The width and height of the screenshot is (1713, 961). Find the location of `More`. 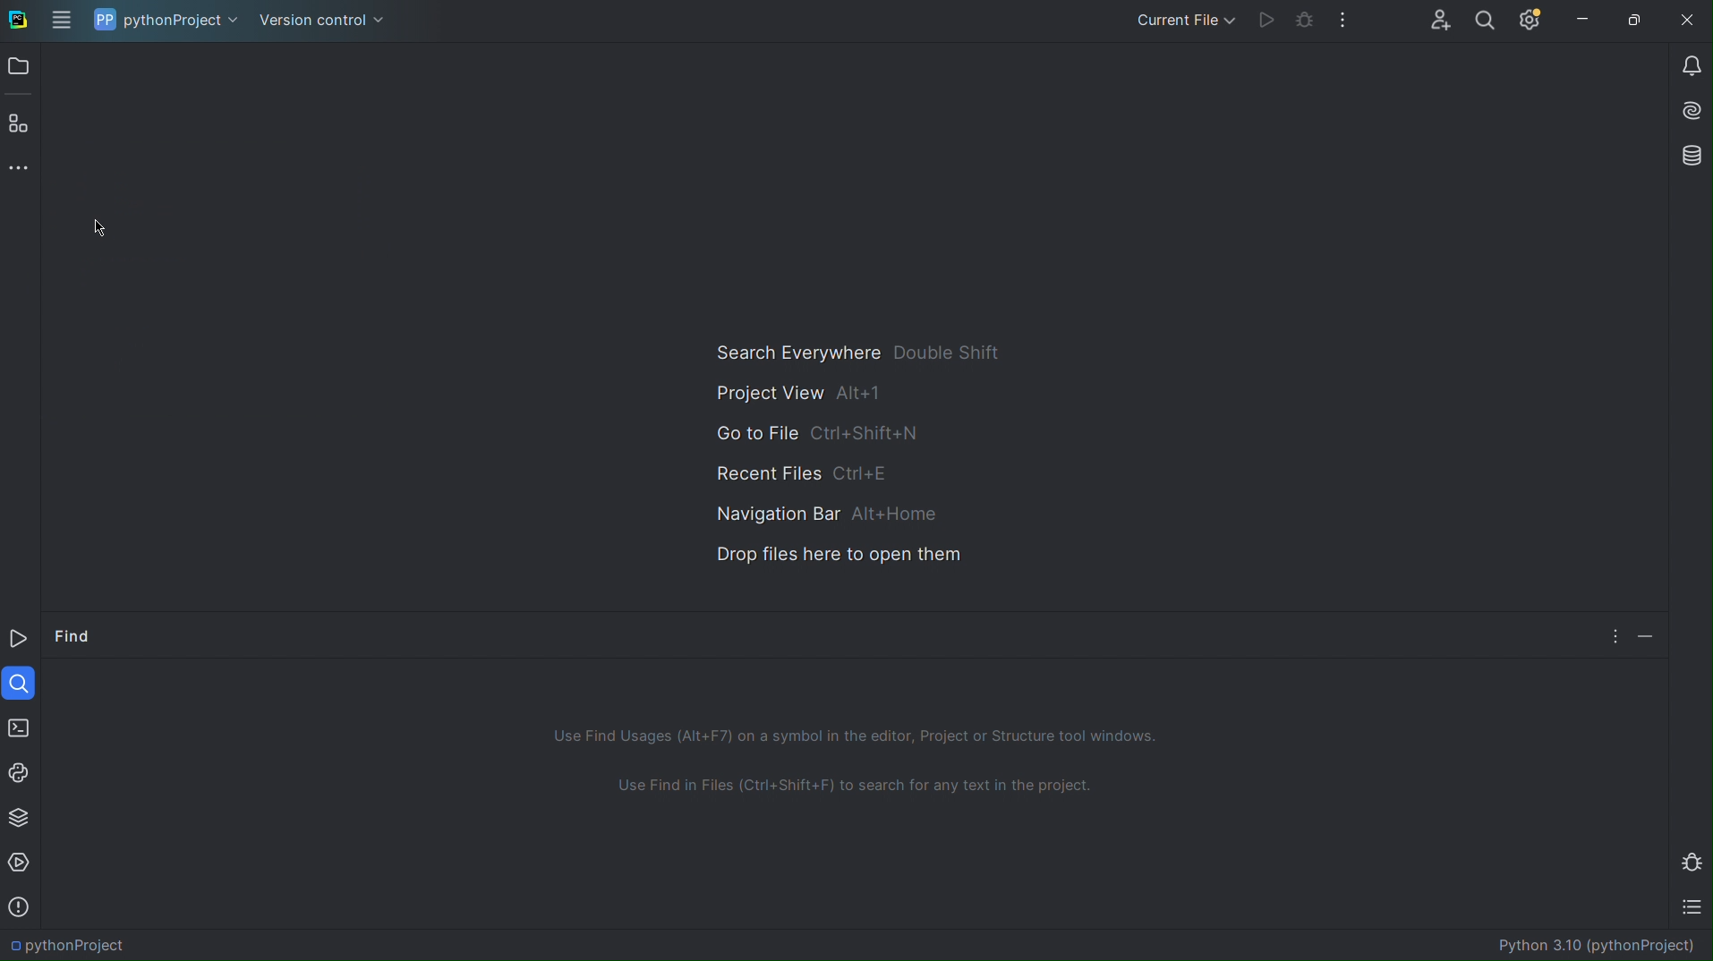

More is located at coordinates (1346, 22).